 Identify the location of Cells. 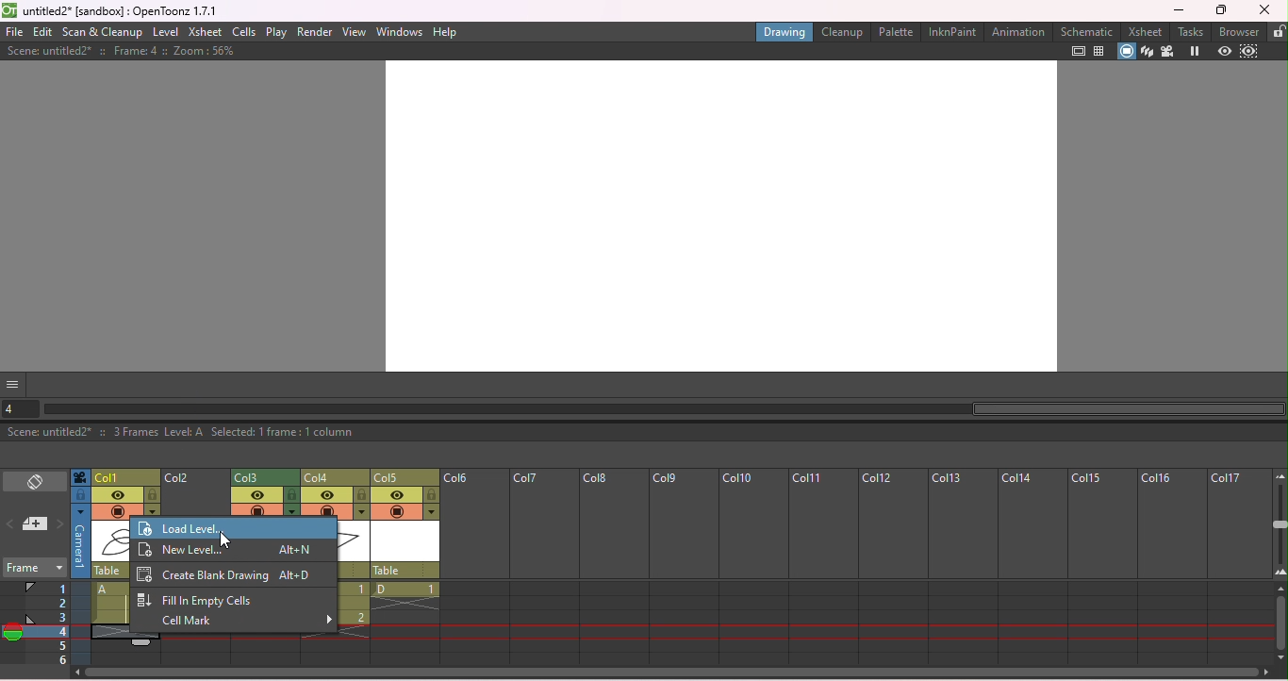
(243, 31).